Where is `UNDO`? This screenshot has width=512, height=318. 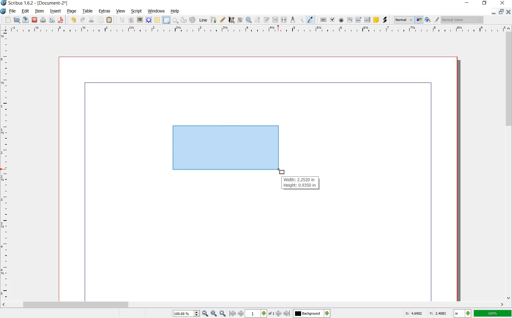 UNDO is located at coordinates (73, 20).